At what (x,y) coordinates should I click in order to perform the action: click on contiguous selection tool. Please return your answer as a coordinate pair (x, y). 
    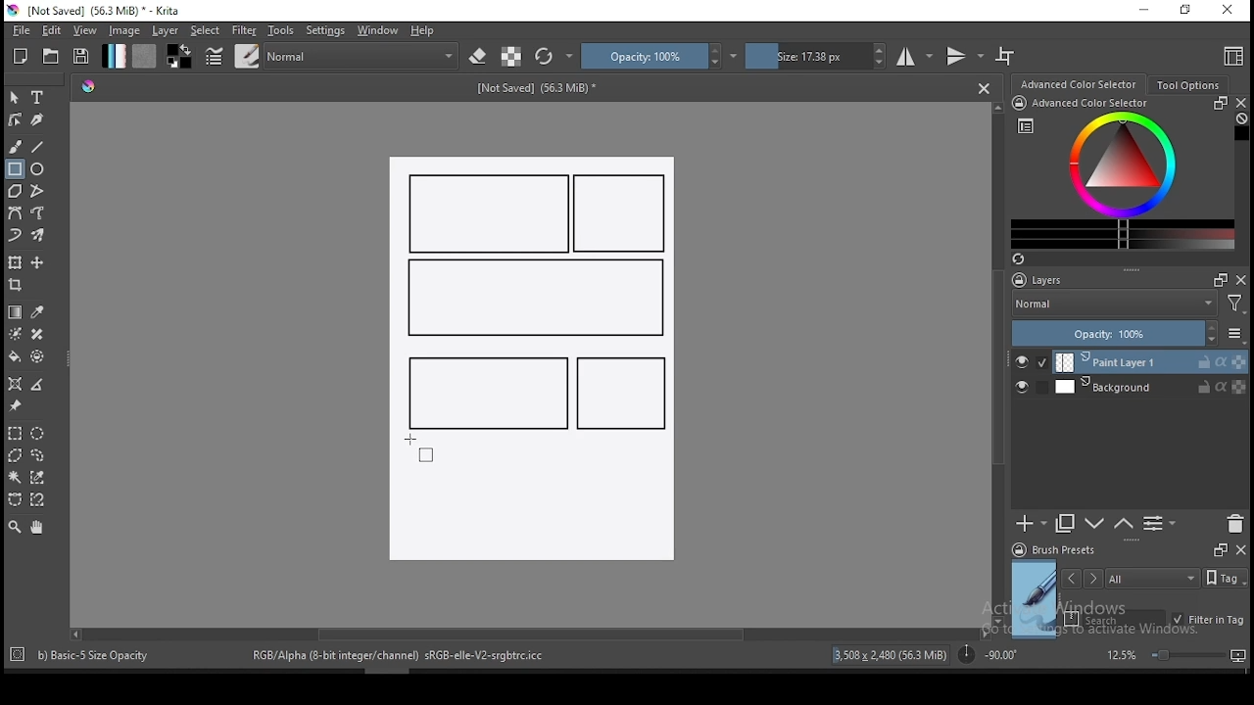
    Looking at the image, I should click on (16, 479).